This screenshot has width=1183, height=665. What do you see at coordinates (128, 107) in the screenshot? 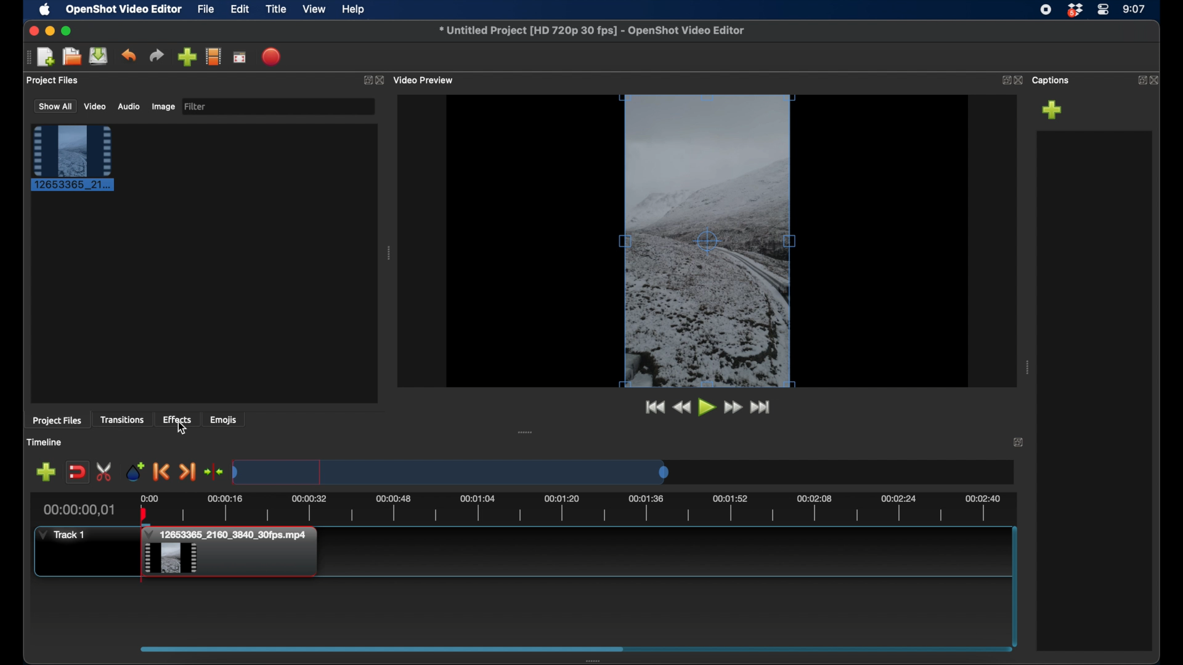
I see `audio` at bounding box center [128, 107].